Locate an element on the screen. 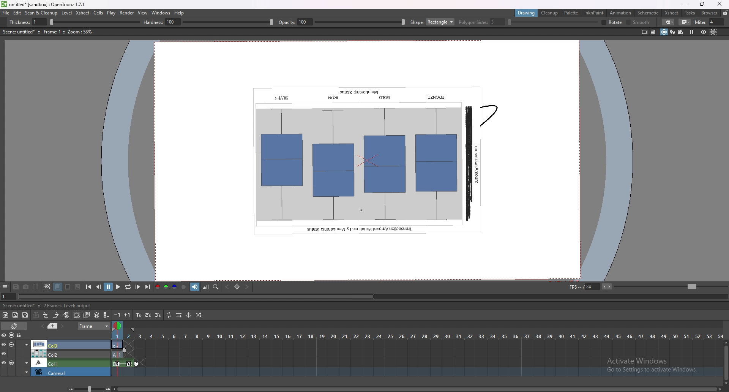 The height and width of the screenshot is (392, 729). column 1 is located at coordinates (57, 354).